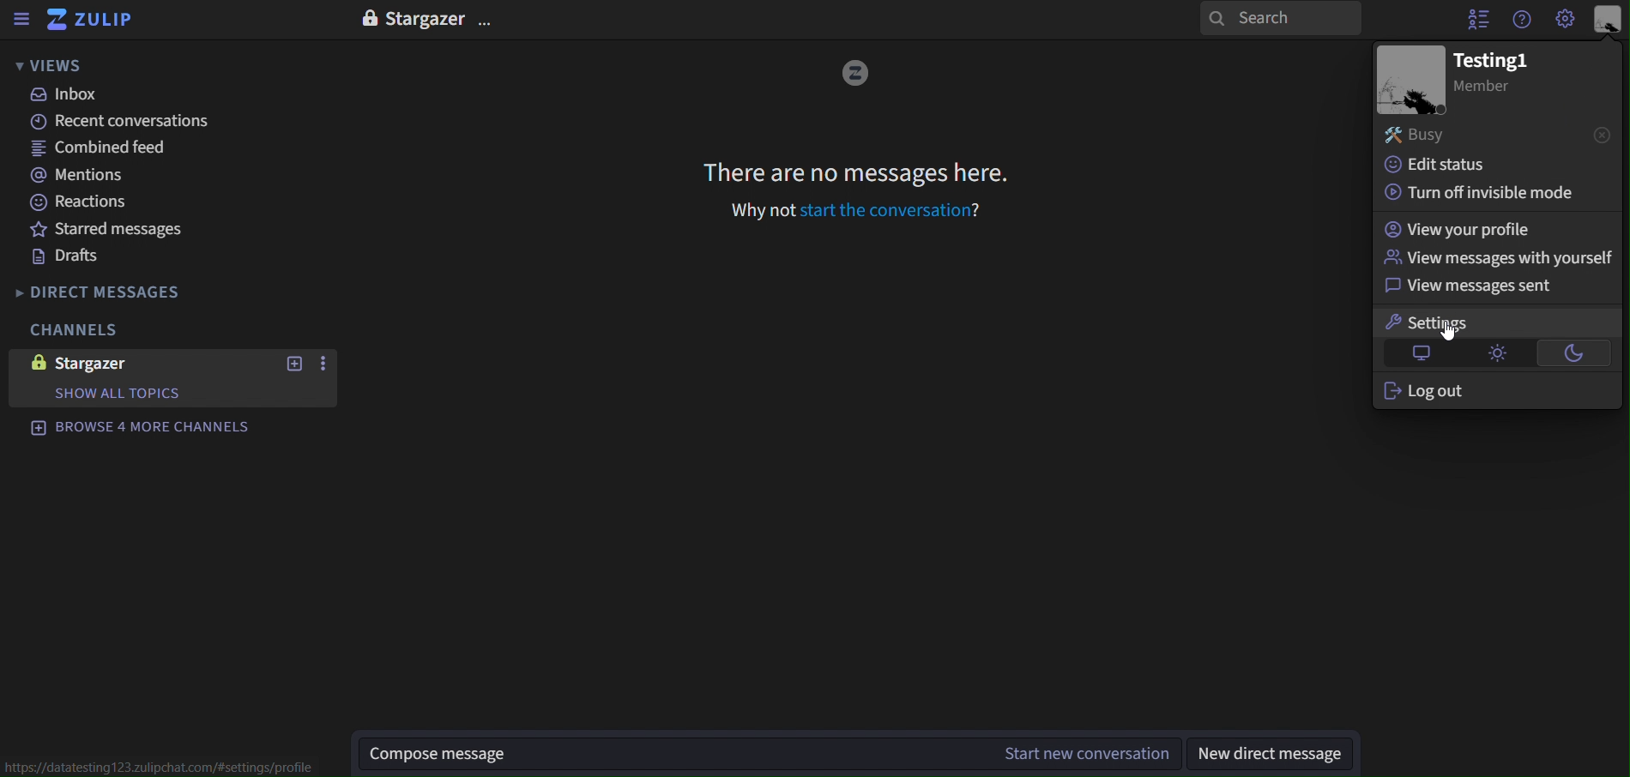 This screenshot has width=1630, height=777. I want to click on combined feed, so click(102, 148).